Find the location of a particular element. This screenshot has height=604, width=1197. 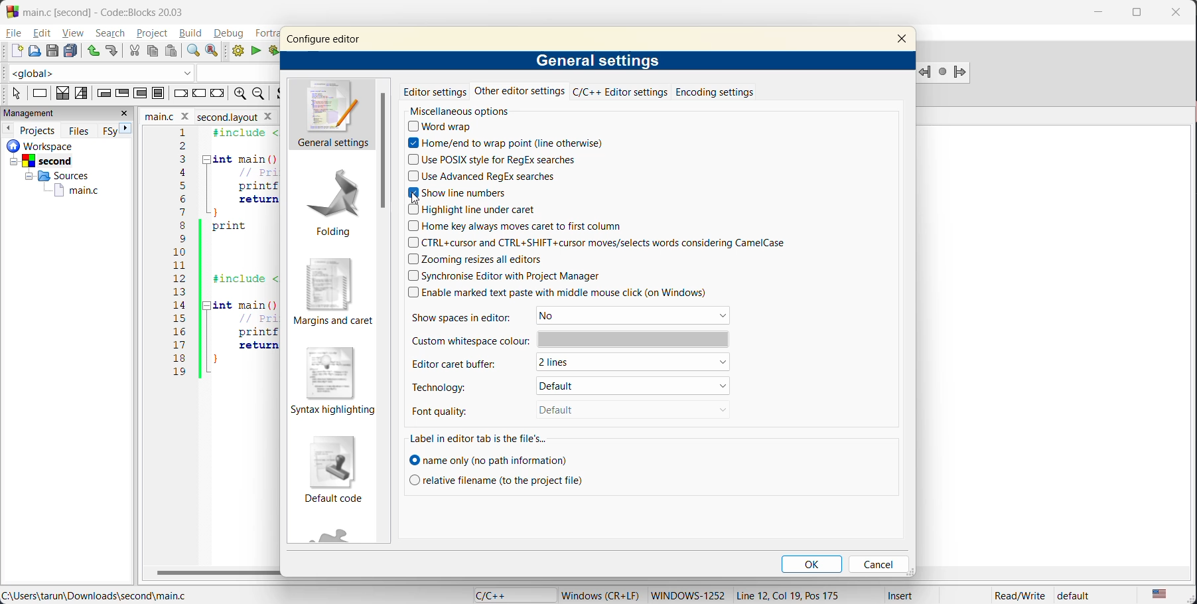

file name is located at coordinates (205, 116).